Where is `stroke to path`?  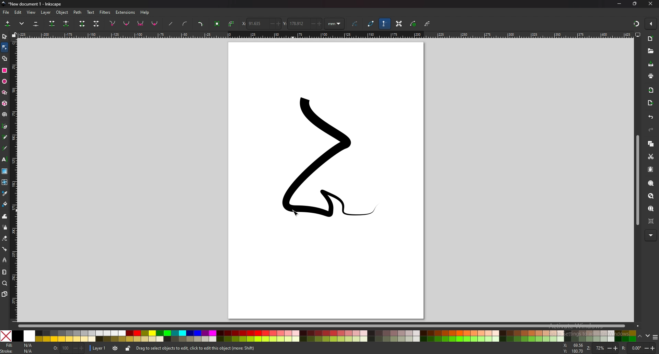 stroke to path is located at coordinates (232, 23).